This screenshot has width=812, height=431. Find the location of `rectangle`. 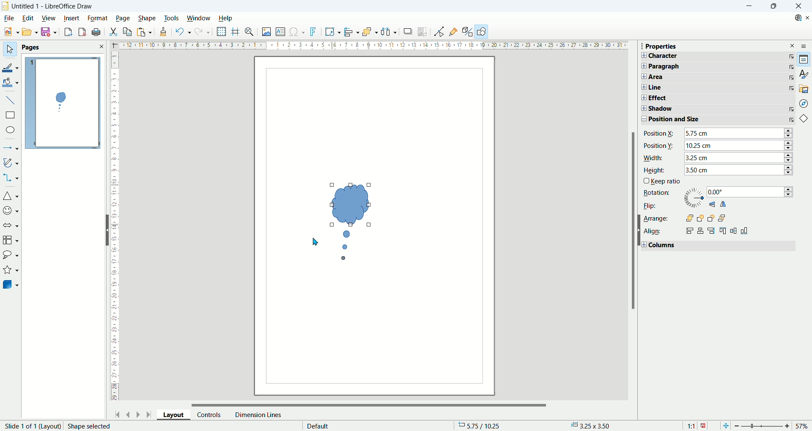

rectangle is located at coordinates (10, 115).